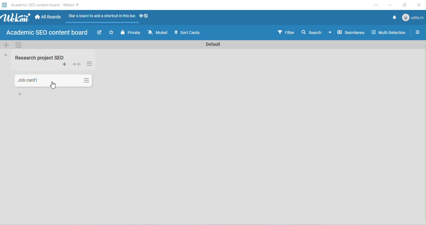 This screenshot has height=225, width=426. Describe the element at coordinates (101, 18) in the screenshot. I see `star a board to add a shortcut in this bar` at that location.